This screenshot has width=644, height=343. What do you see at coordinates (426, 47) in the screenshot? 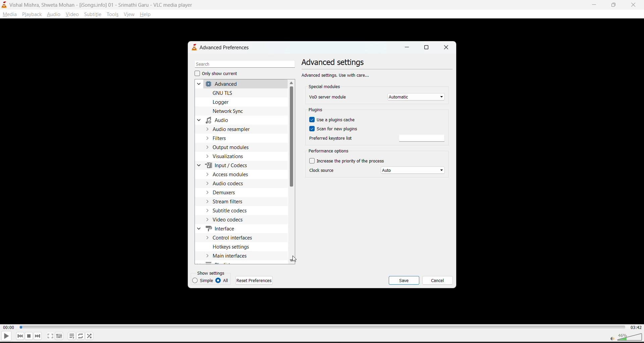
I see `maximize` at bounding box center [426, 47].